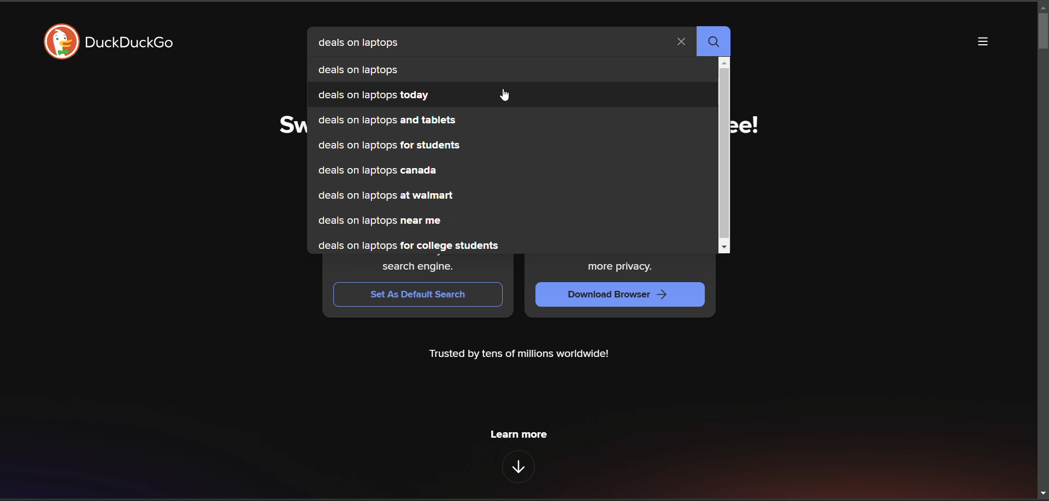  What do you see at coordinates (391, 147) in the screenshot?
I see `deals on laptops for students` at bounding box center [391, 147].